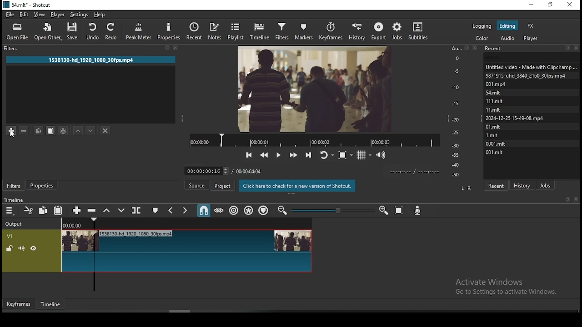 The width and height of the screenshot is (582, 327). What do you see at coordinates (203, 170) in the screenshot?
I see `elapsed time` at bounding box center [203, 170].